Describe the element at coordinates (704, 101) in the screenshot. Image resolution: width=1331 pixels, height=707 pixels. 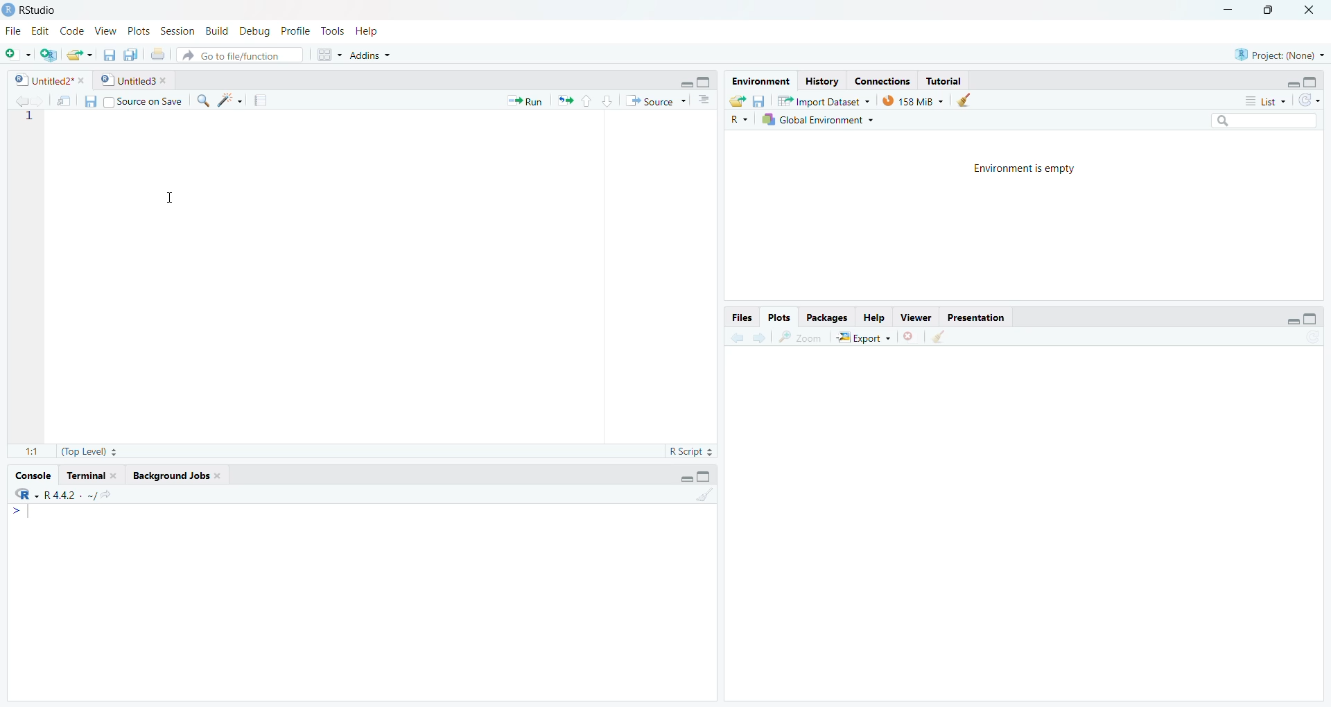
I see `` at that location.